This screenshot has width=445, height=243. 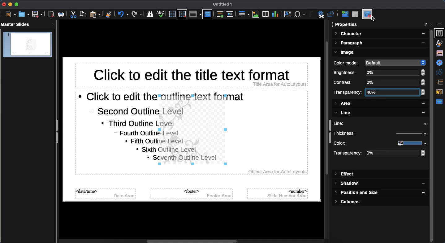 I want to click on collapse, so click(x=330, y=132).